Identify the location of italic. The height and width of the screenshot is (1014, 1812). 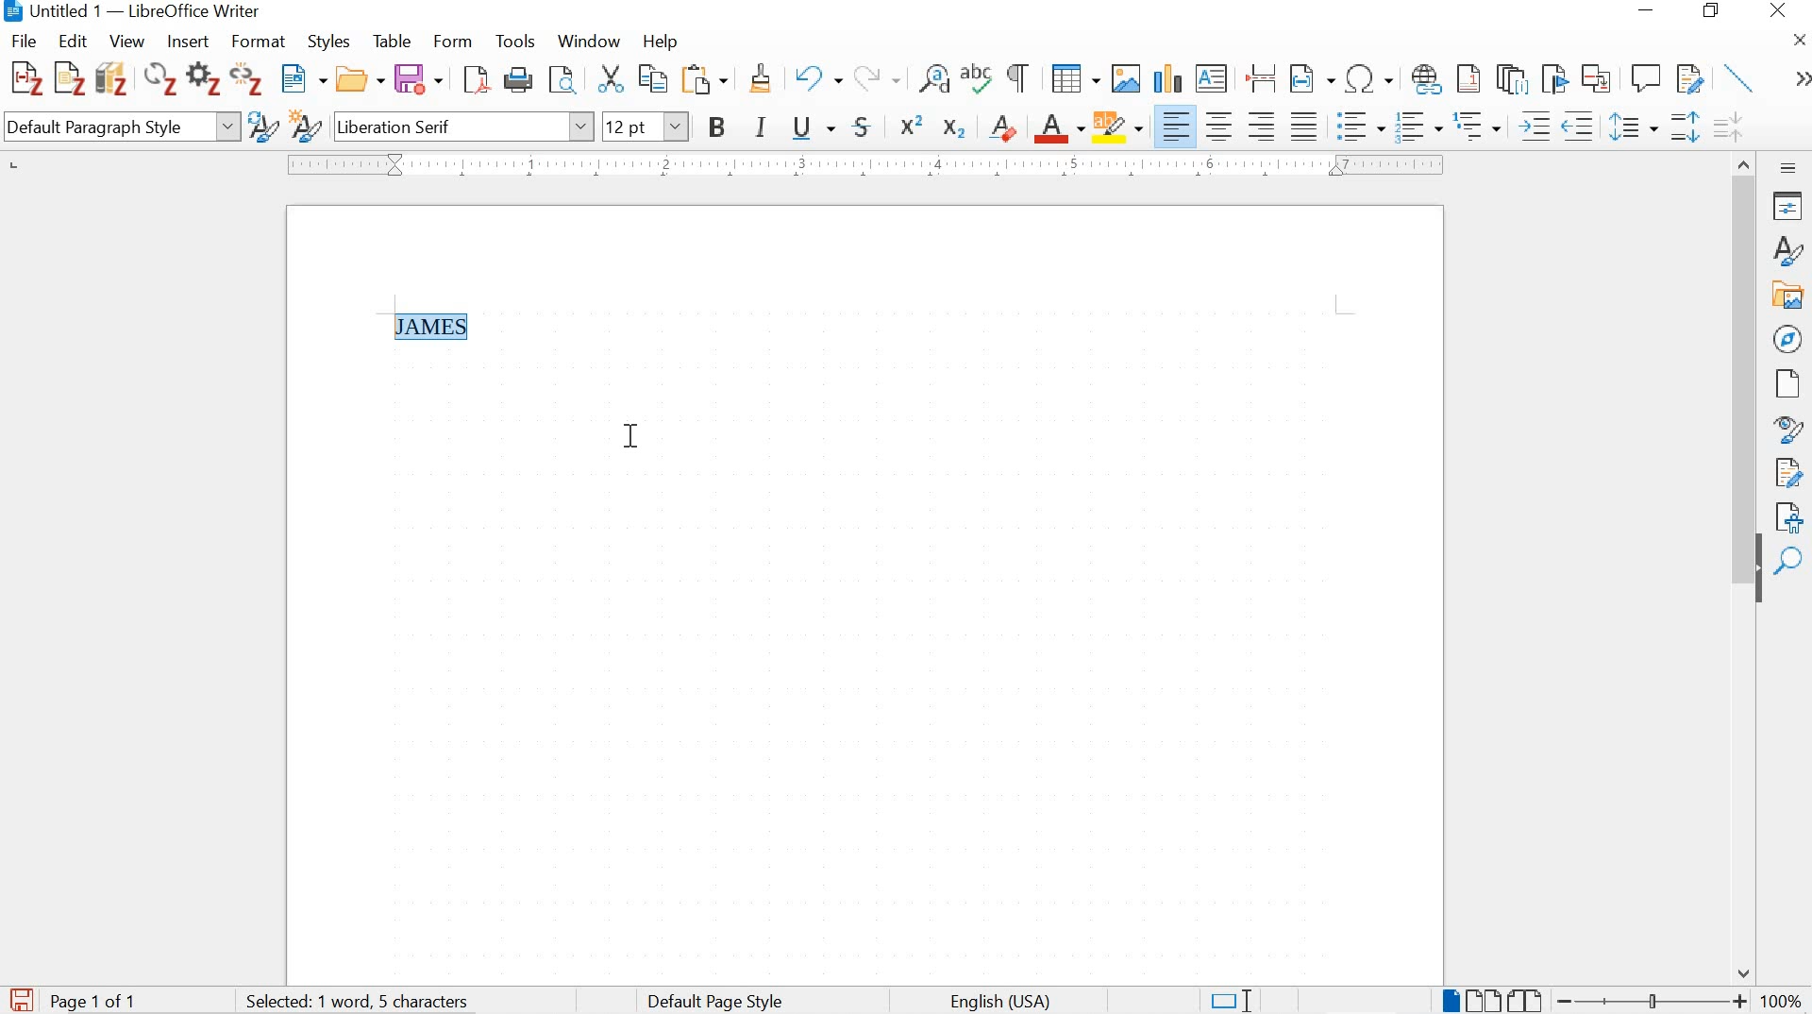
(763, 129).